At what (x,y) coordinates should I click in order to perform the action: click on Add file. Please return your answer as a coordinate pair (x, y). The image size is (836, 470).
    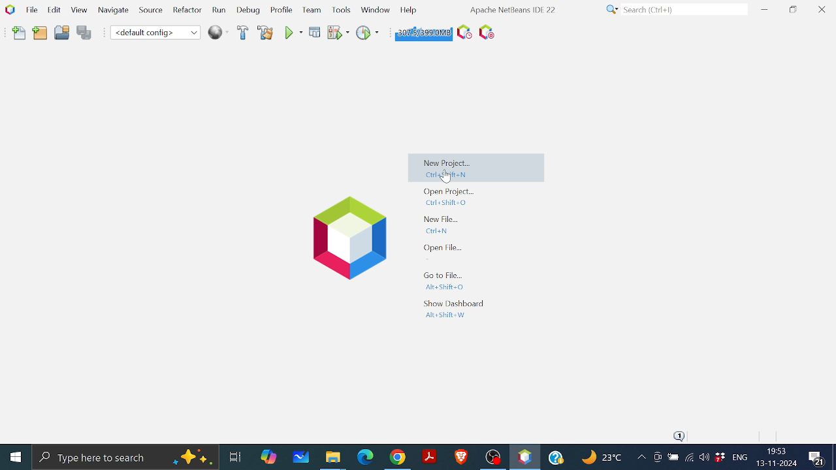
    Looking at the image, I should click on (20, 33).